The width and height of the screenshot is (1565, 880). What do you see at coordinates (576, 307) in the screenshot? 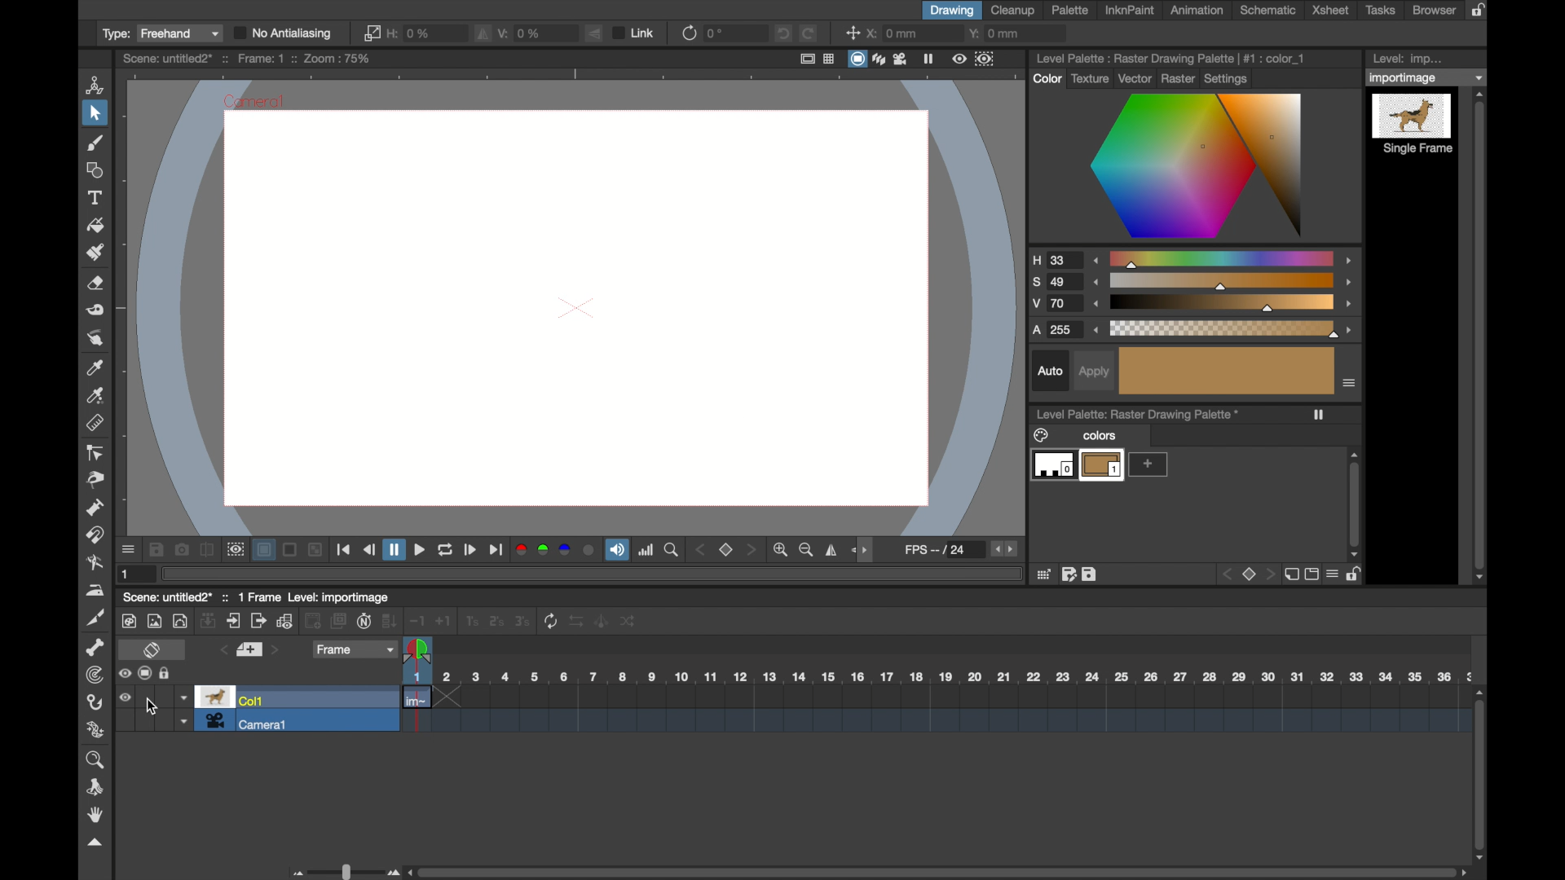
I see `canvas` at bounding box center [576, 307].